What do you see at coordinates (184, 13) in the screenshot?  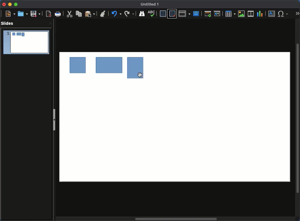 I see `Display views` at bounding box center [184, 13].